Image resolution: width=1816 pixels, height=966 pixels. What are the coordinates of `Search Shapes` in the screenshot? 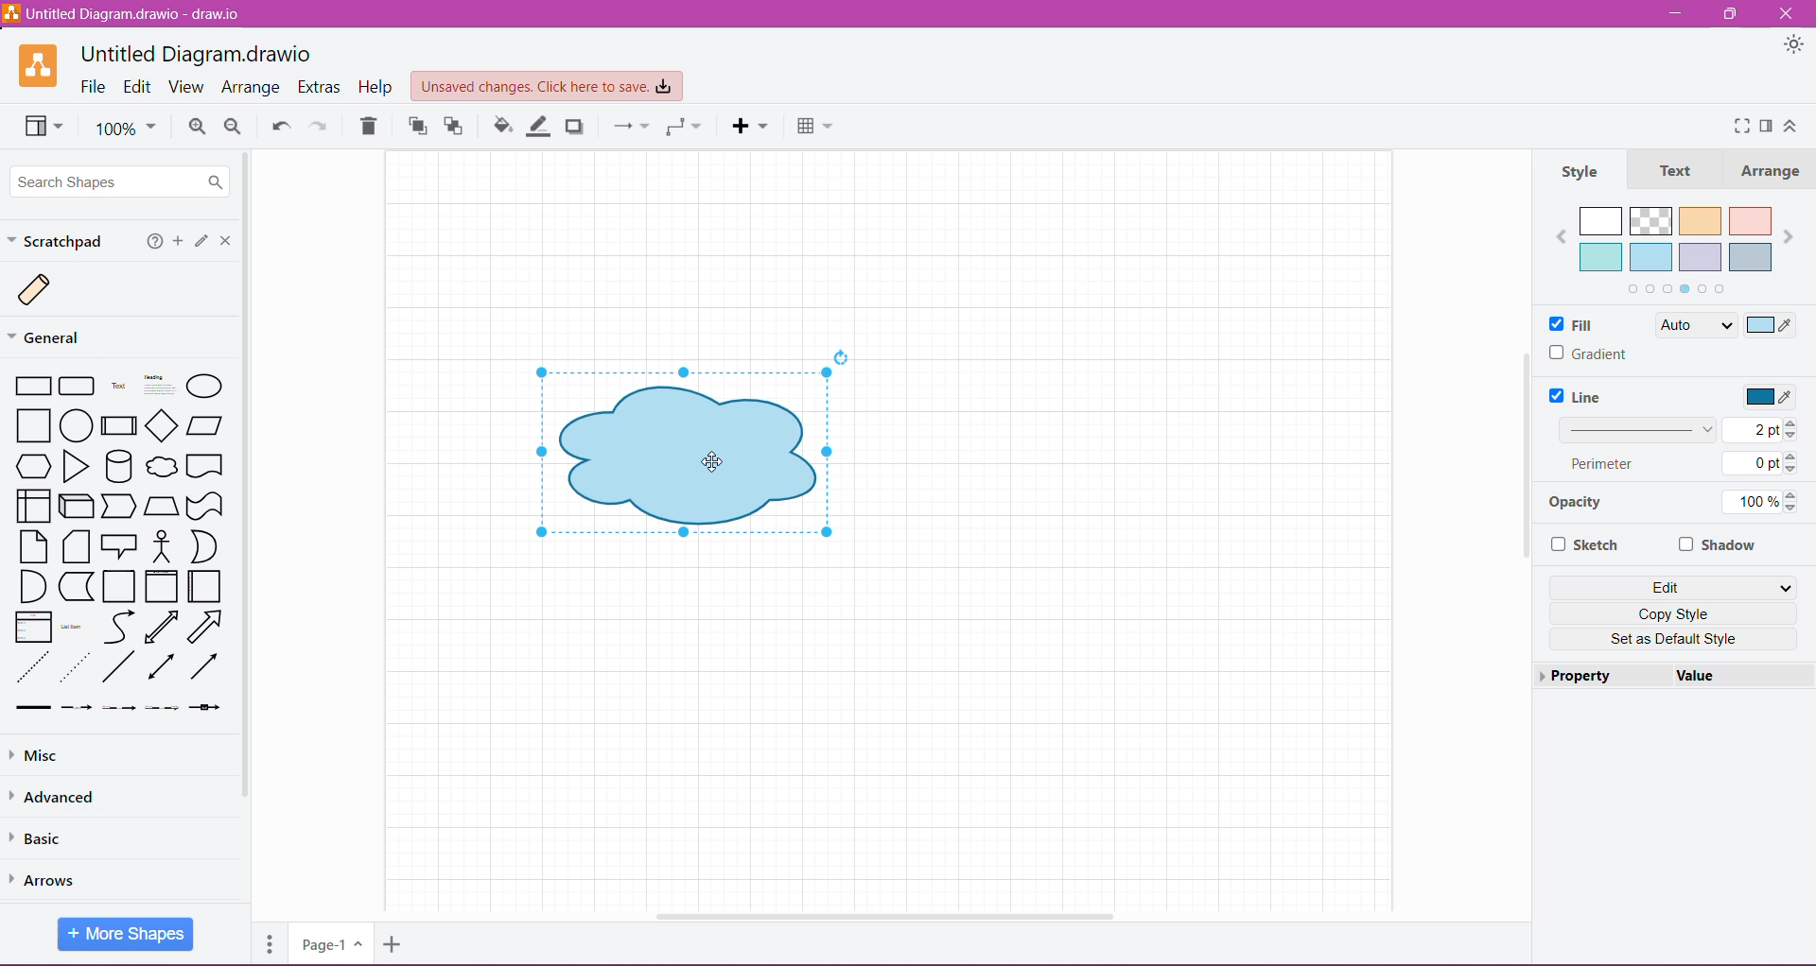 It's located at (117, 180).